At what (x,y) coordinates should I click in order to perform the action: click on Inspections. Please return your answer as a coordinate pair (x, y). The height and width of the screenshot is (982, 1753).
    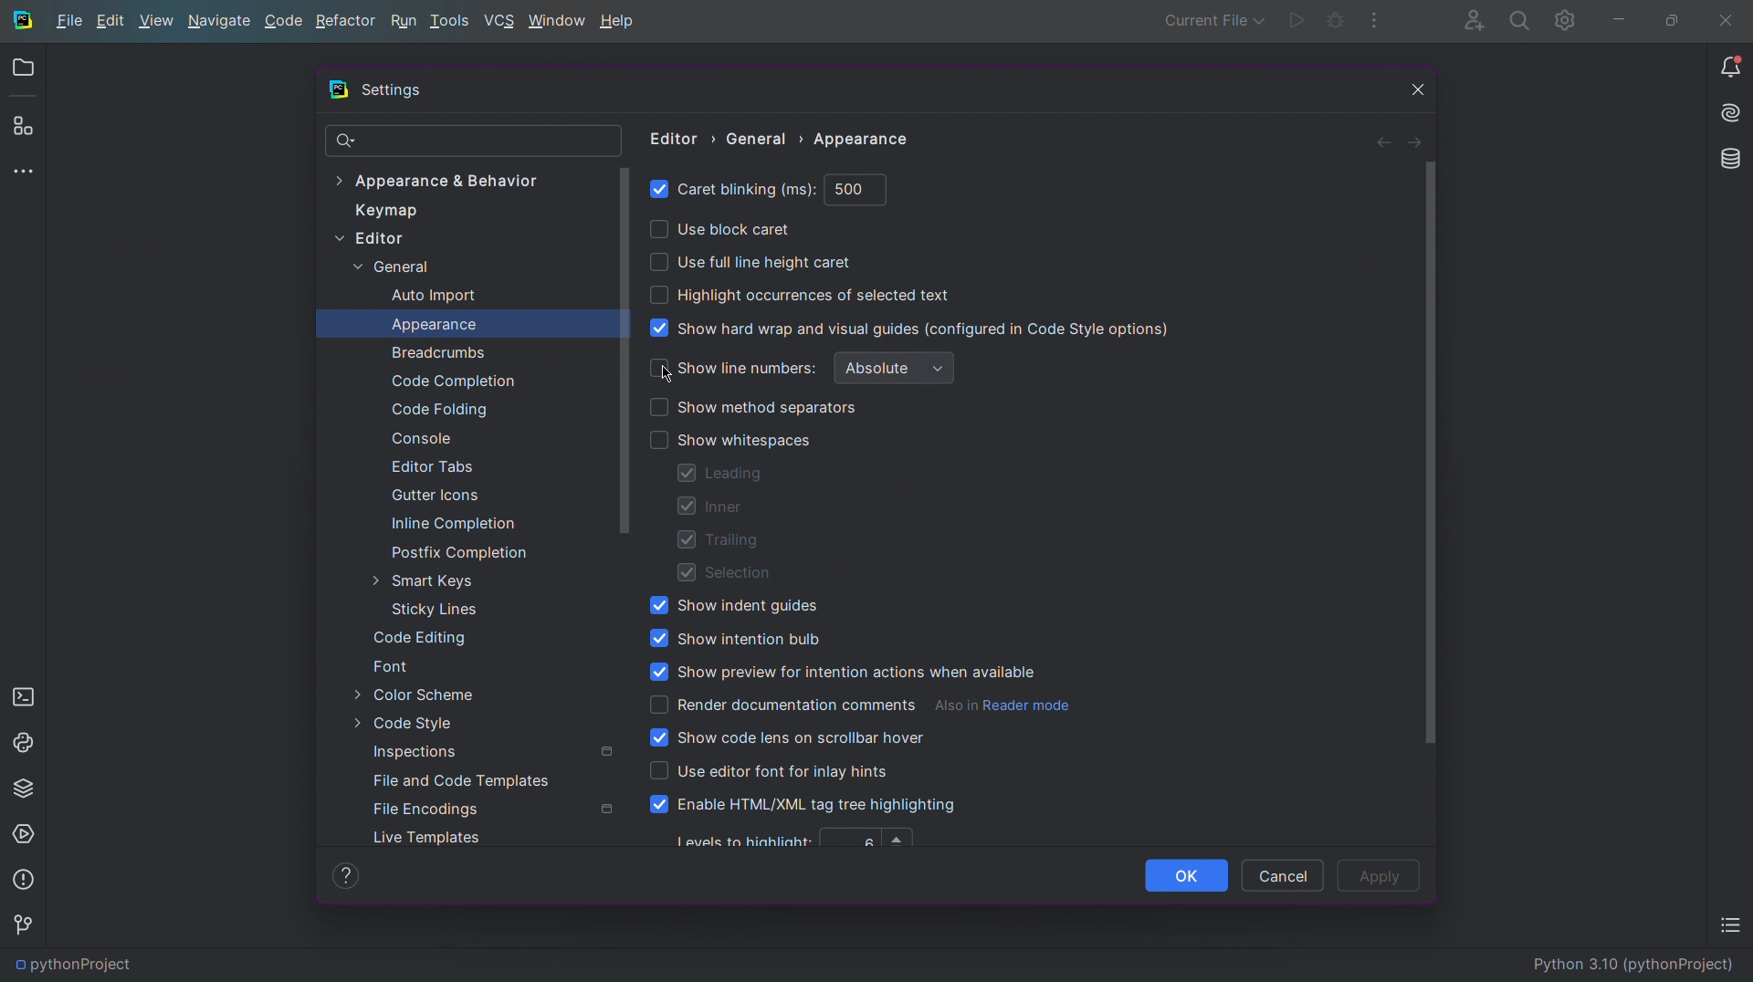
    Looking at the image, I should click on (421, 753).